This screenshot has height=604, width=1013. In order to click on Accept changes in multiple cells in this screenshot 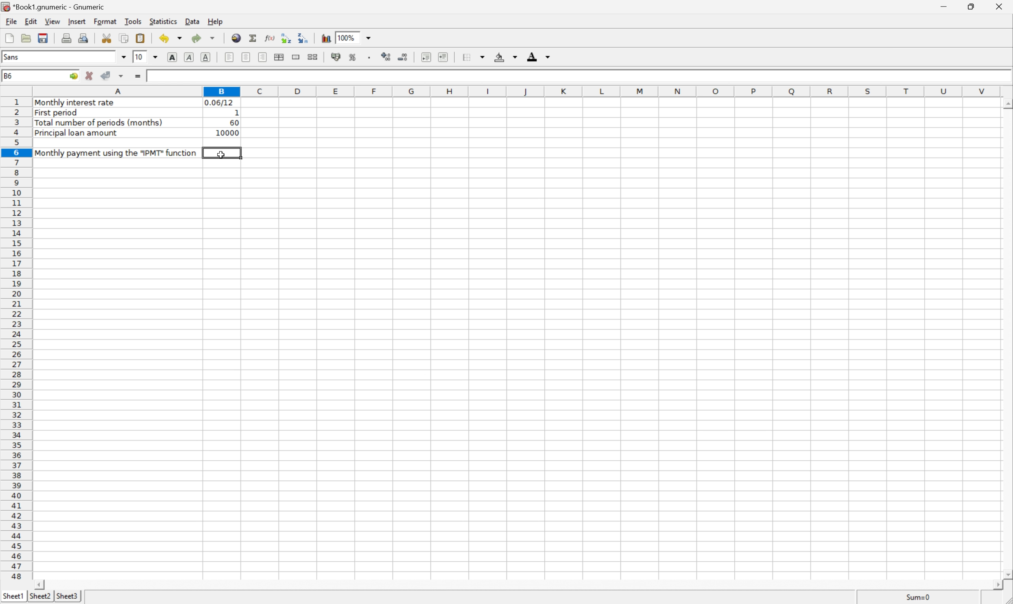, I will do `click(122, 77)`.